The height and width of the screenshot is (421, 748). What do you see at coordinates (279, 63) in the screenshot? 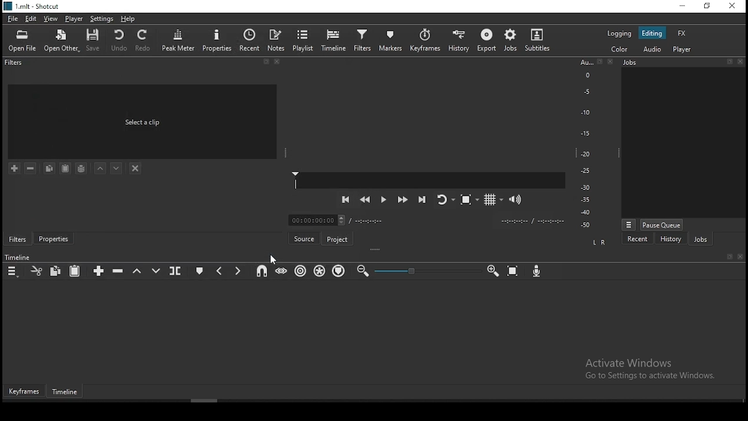
I see `close` at bounding box center [279, 63].